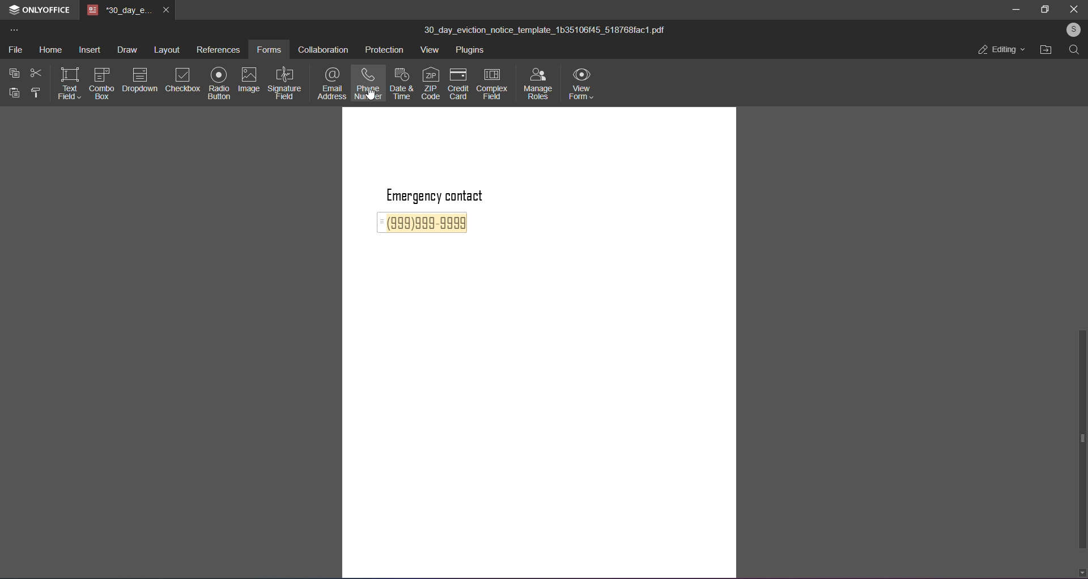 The height and width of the screenshot is (579, 1088). I want to click on user, so click(1072, 31).